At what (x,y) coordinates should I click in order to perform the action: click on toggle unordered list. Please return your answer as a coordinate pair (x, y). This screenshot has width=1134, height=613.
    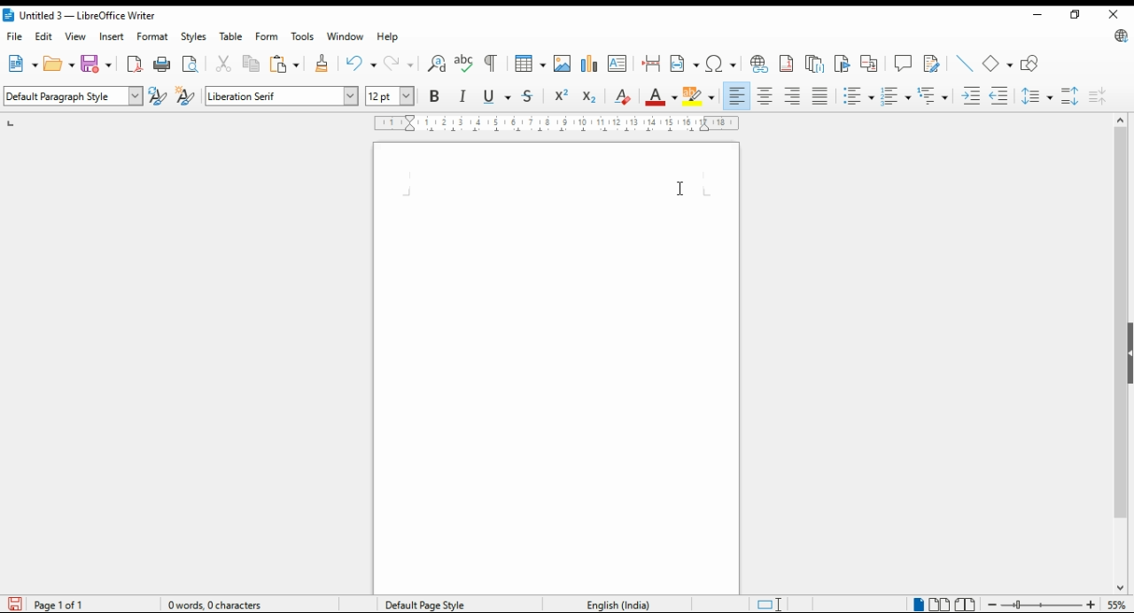
    Looking at the image, I should click on (858, 97).